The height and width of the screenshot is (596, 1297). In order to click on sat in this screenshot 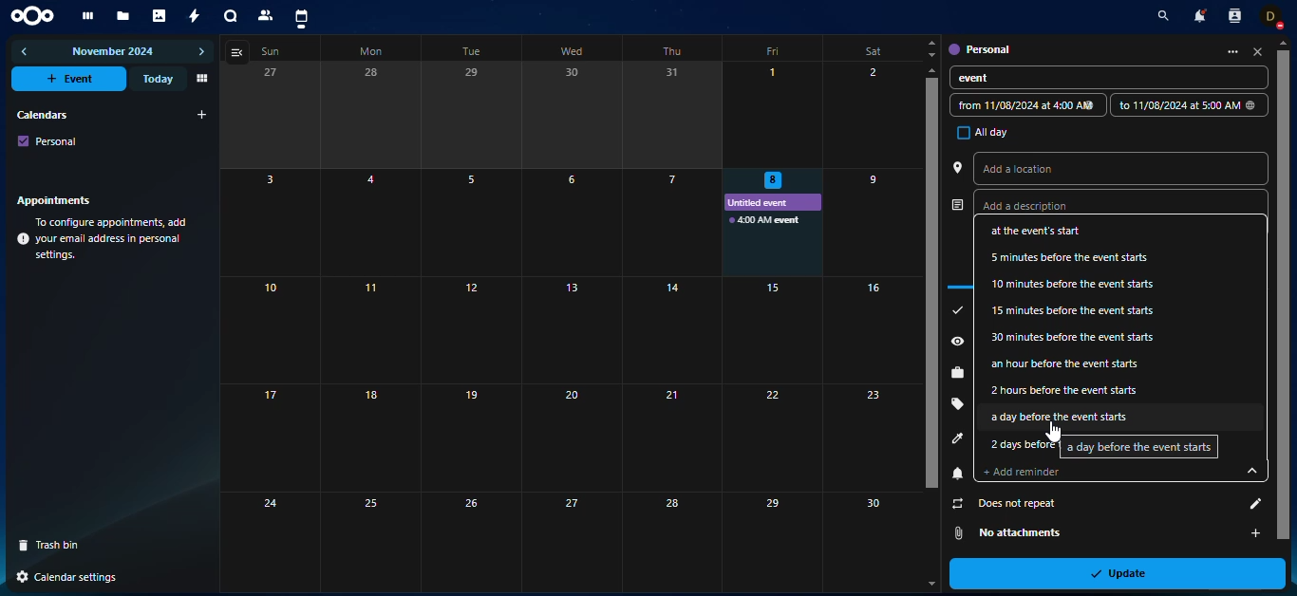, I will do `click(866, 49)`.